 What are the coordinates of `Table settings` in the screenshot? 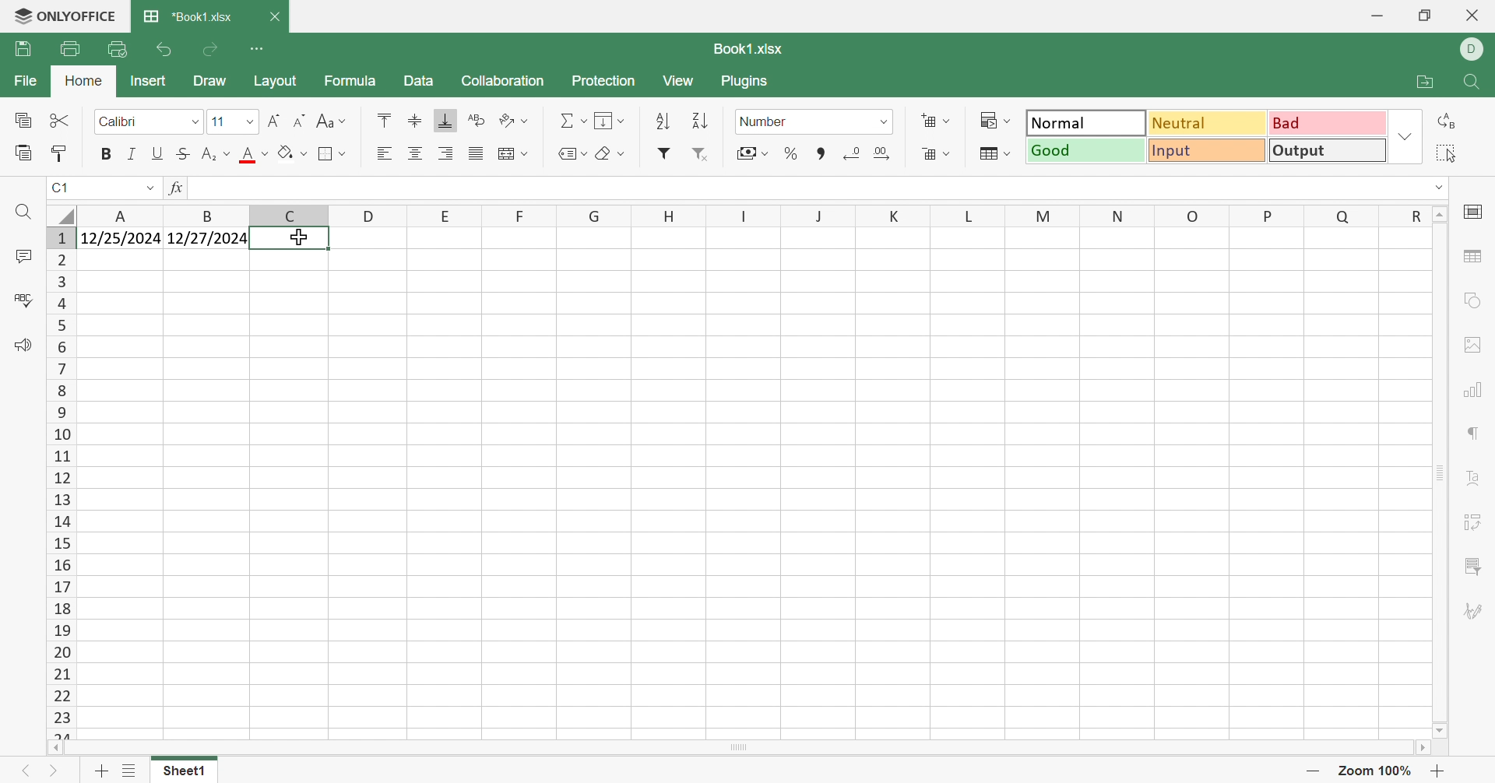 It's located at (1471, 260).